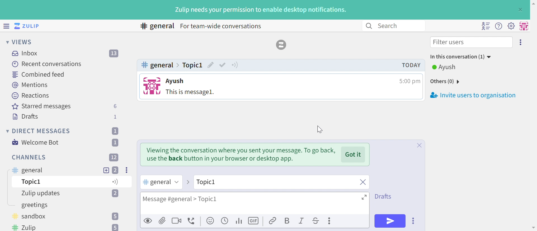  Describe the element at coordinates (42, 131) in the screenshot. I see `DIRECT MESSAGES` at that location.